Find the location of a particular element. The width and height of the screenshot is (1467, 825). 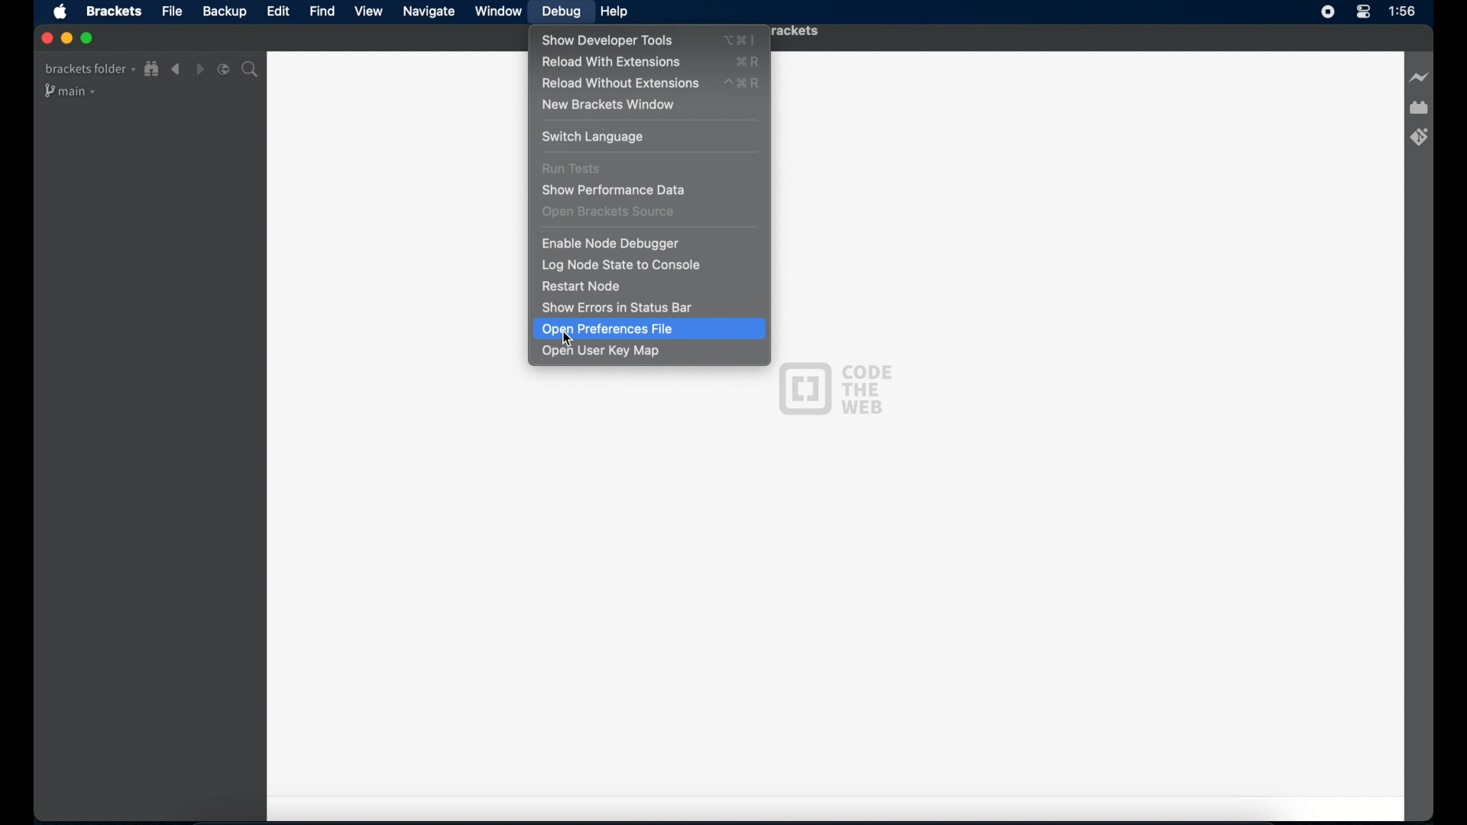

navigate forward is located at coordinates (199, 70).